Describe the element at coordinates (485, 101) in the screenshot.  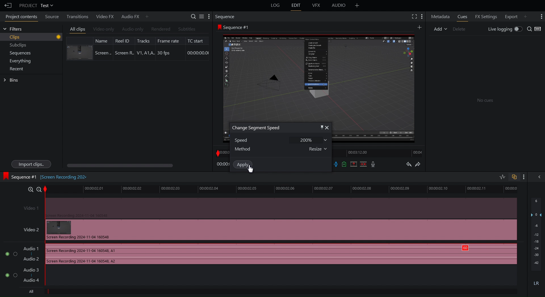
I see `No cues` at that location.